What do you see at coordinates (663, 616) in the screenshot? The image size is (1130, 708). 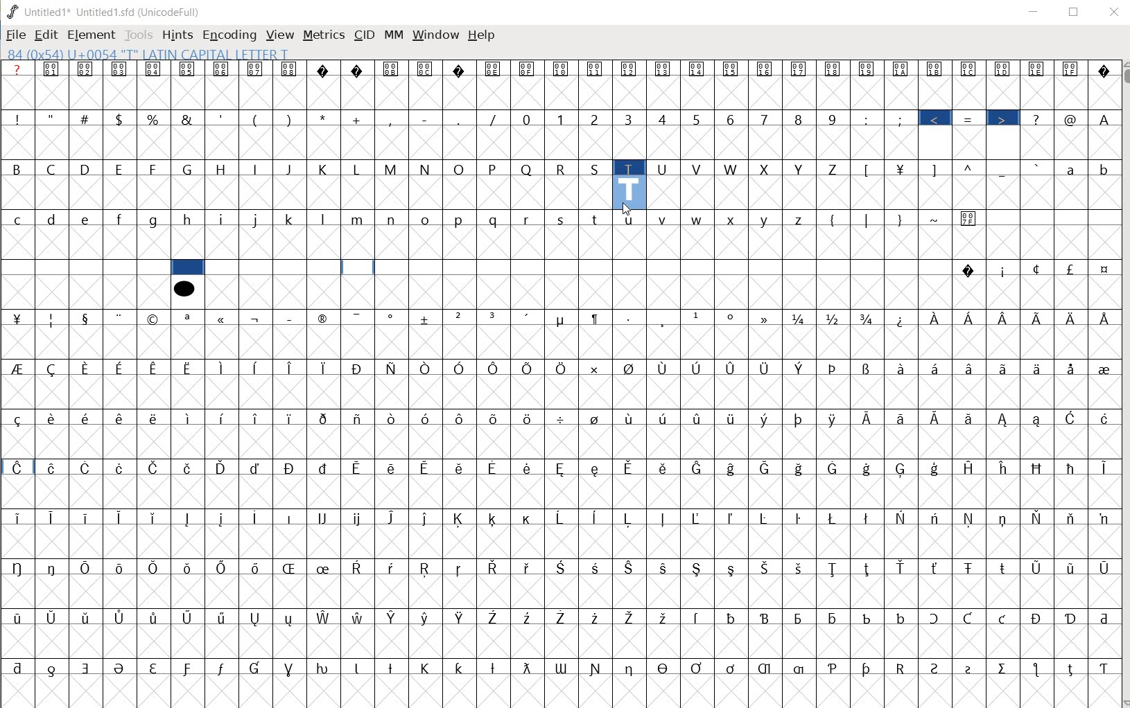 I see `Symbol` at bounding box center [663, 616].